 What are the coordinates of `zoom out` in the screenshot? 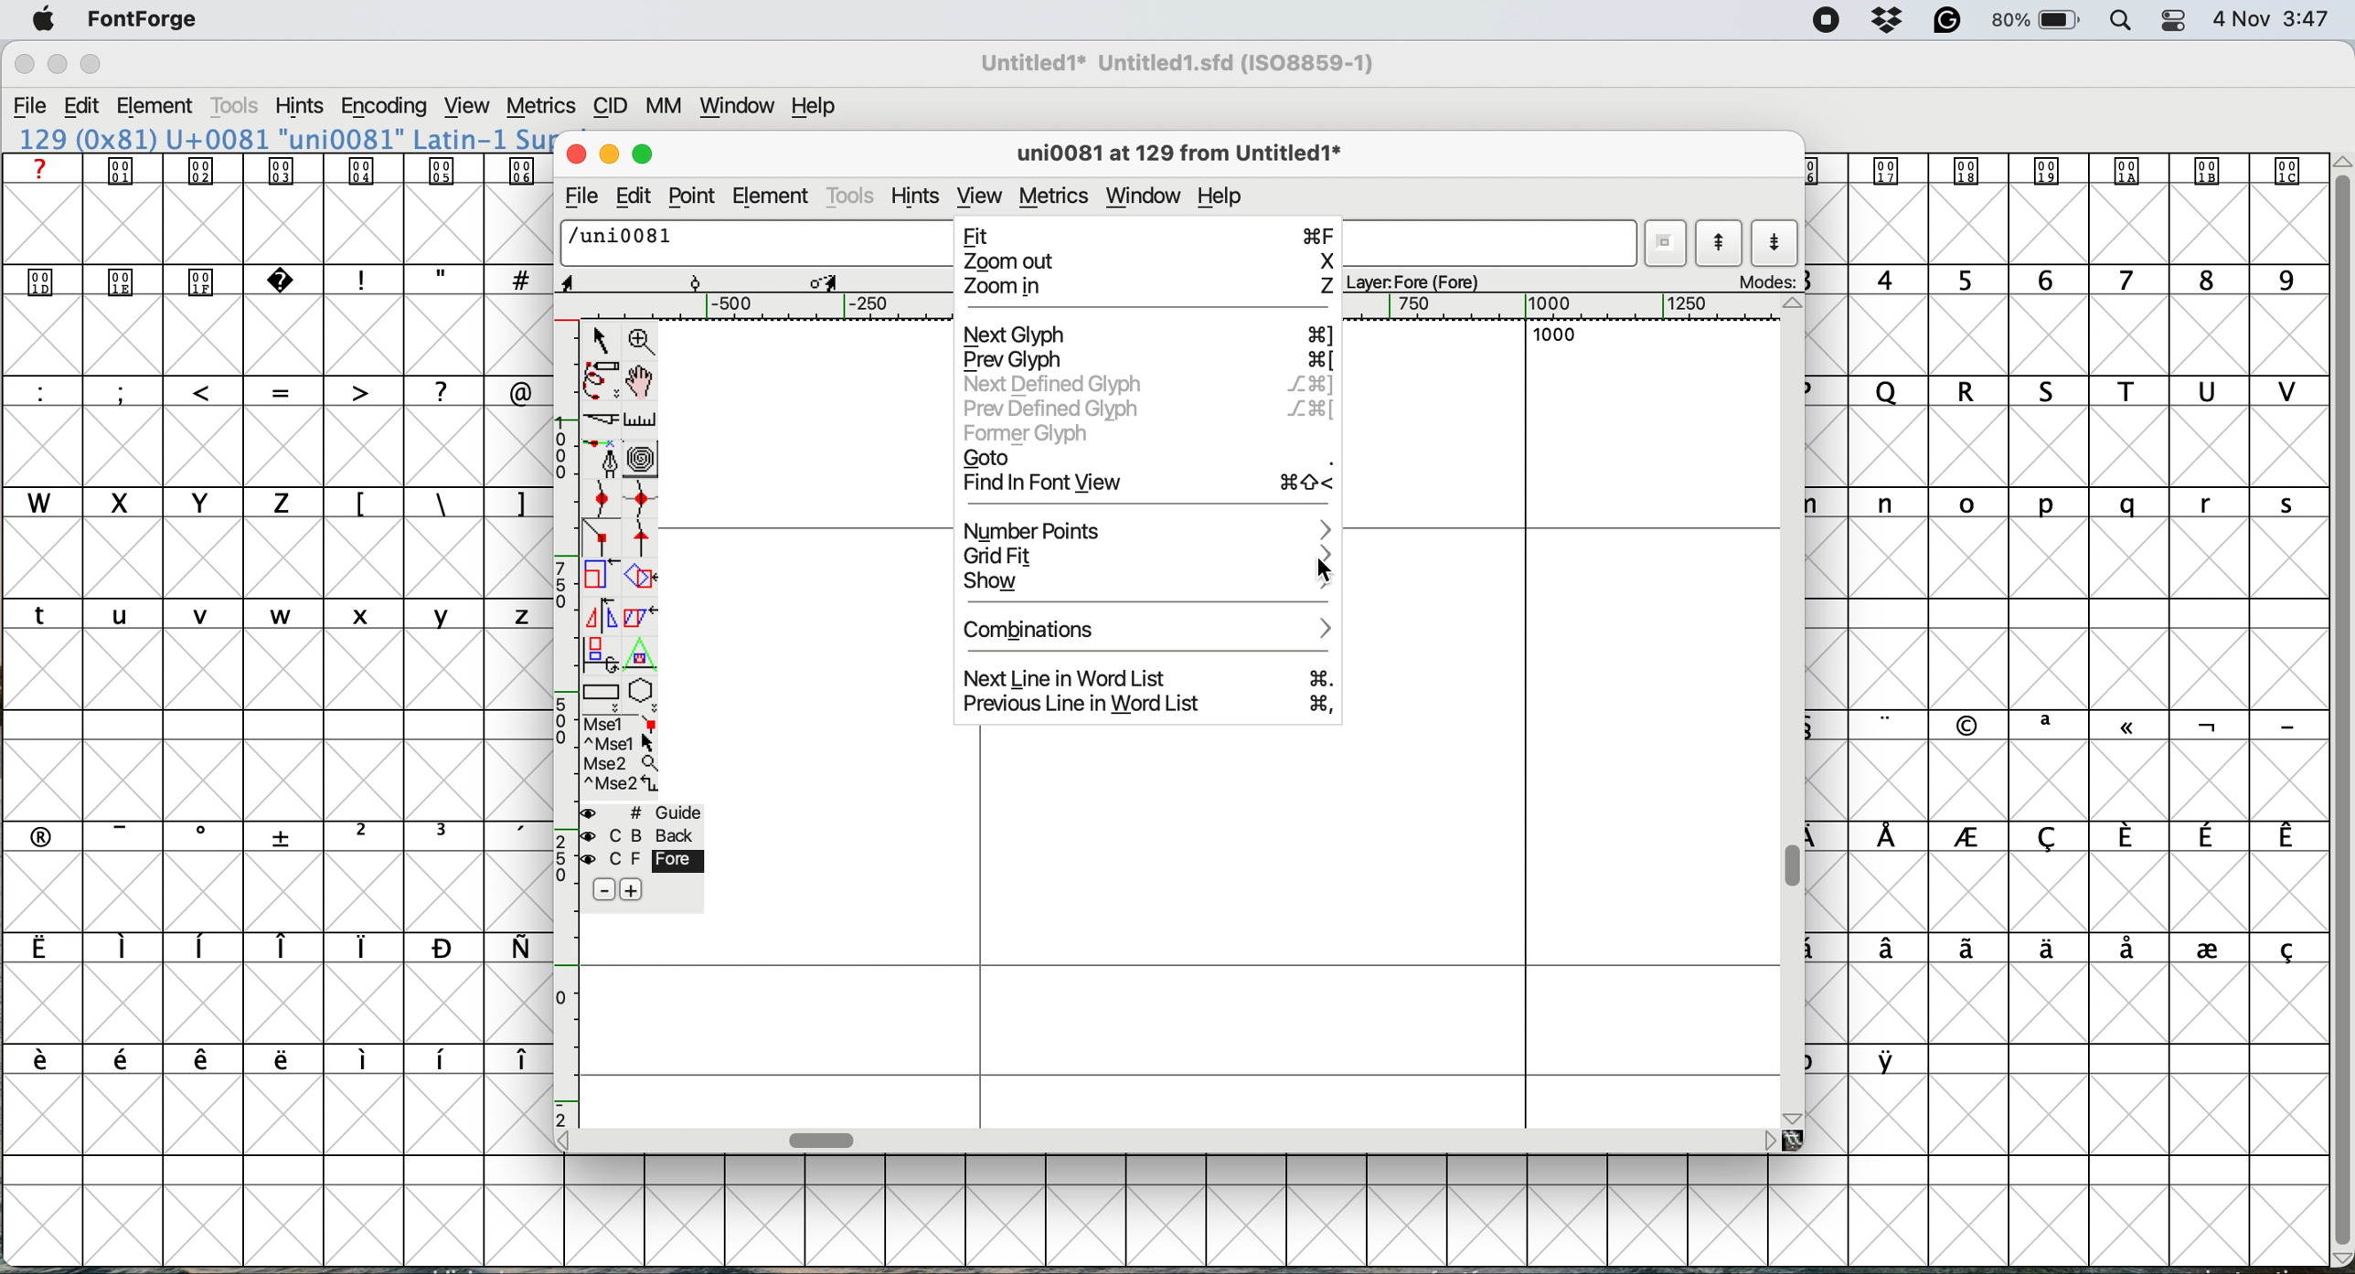 It's located at (1146, 262).